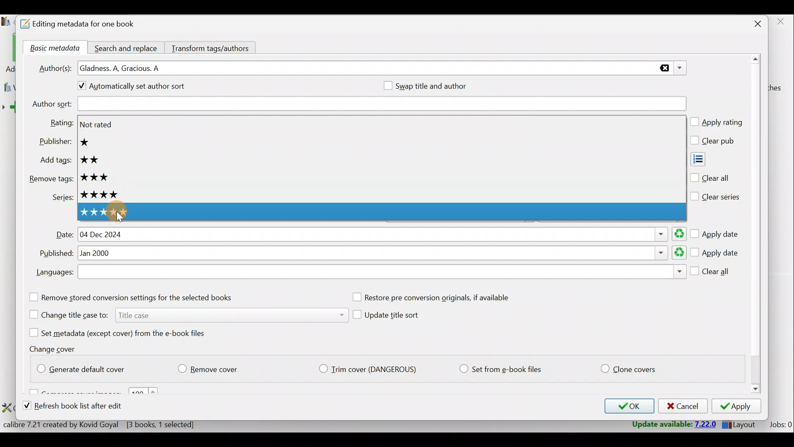  I want to click on Transform tags/authors, so click(214, 47).